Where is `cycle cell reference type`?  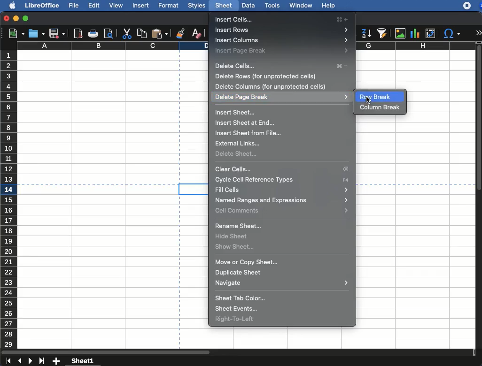 cycle cell reference type is located at coordinates (282, 180).